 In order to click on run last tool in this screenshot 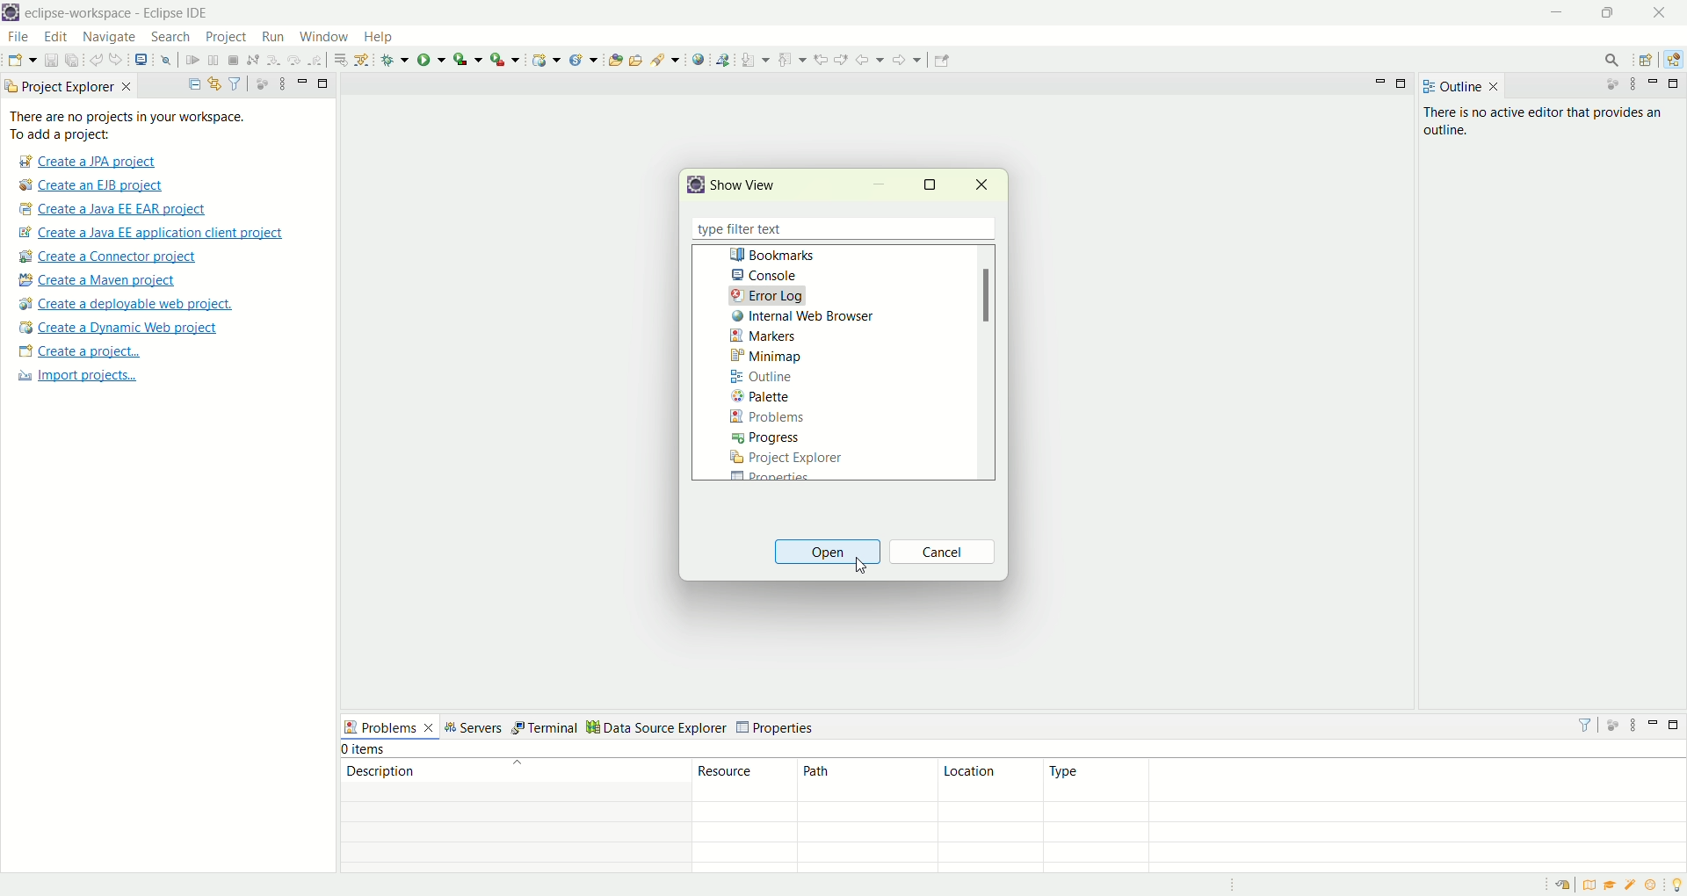, I will do `click(503, 59)`.